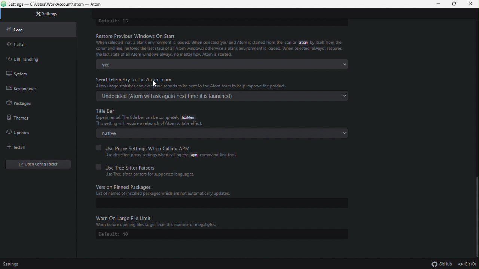  Describe the element at coordinates (42, 15) in the screenshot. I see `settings` at that location.